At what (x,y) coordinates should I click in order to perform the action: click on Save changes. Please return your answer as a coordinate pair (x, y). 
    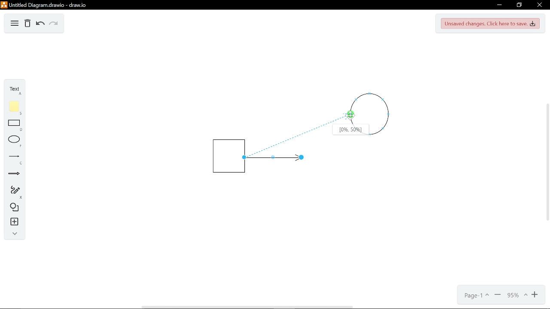
    Looking at the image, I should click on (490, 23).